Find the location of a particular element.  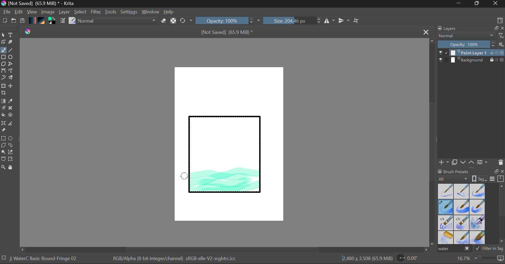

Lock Alpha is located at coordinates (173, 21).